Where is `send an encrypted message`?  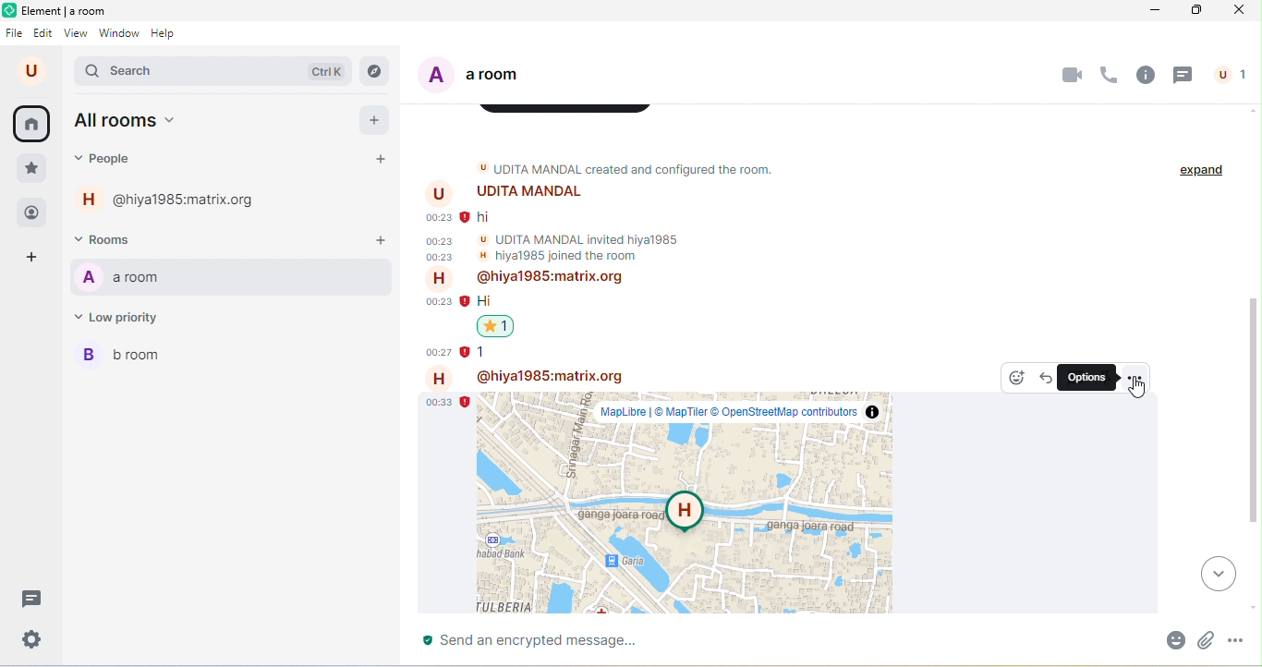
send an encrypted message is located at coordinates (543, 644).